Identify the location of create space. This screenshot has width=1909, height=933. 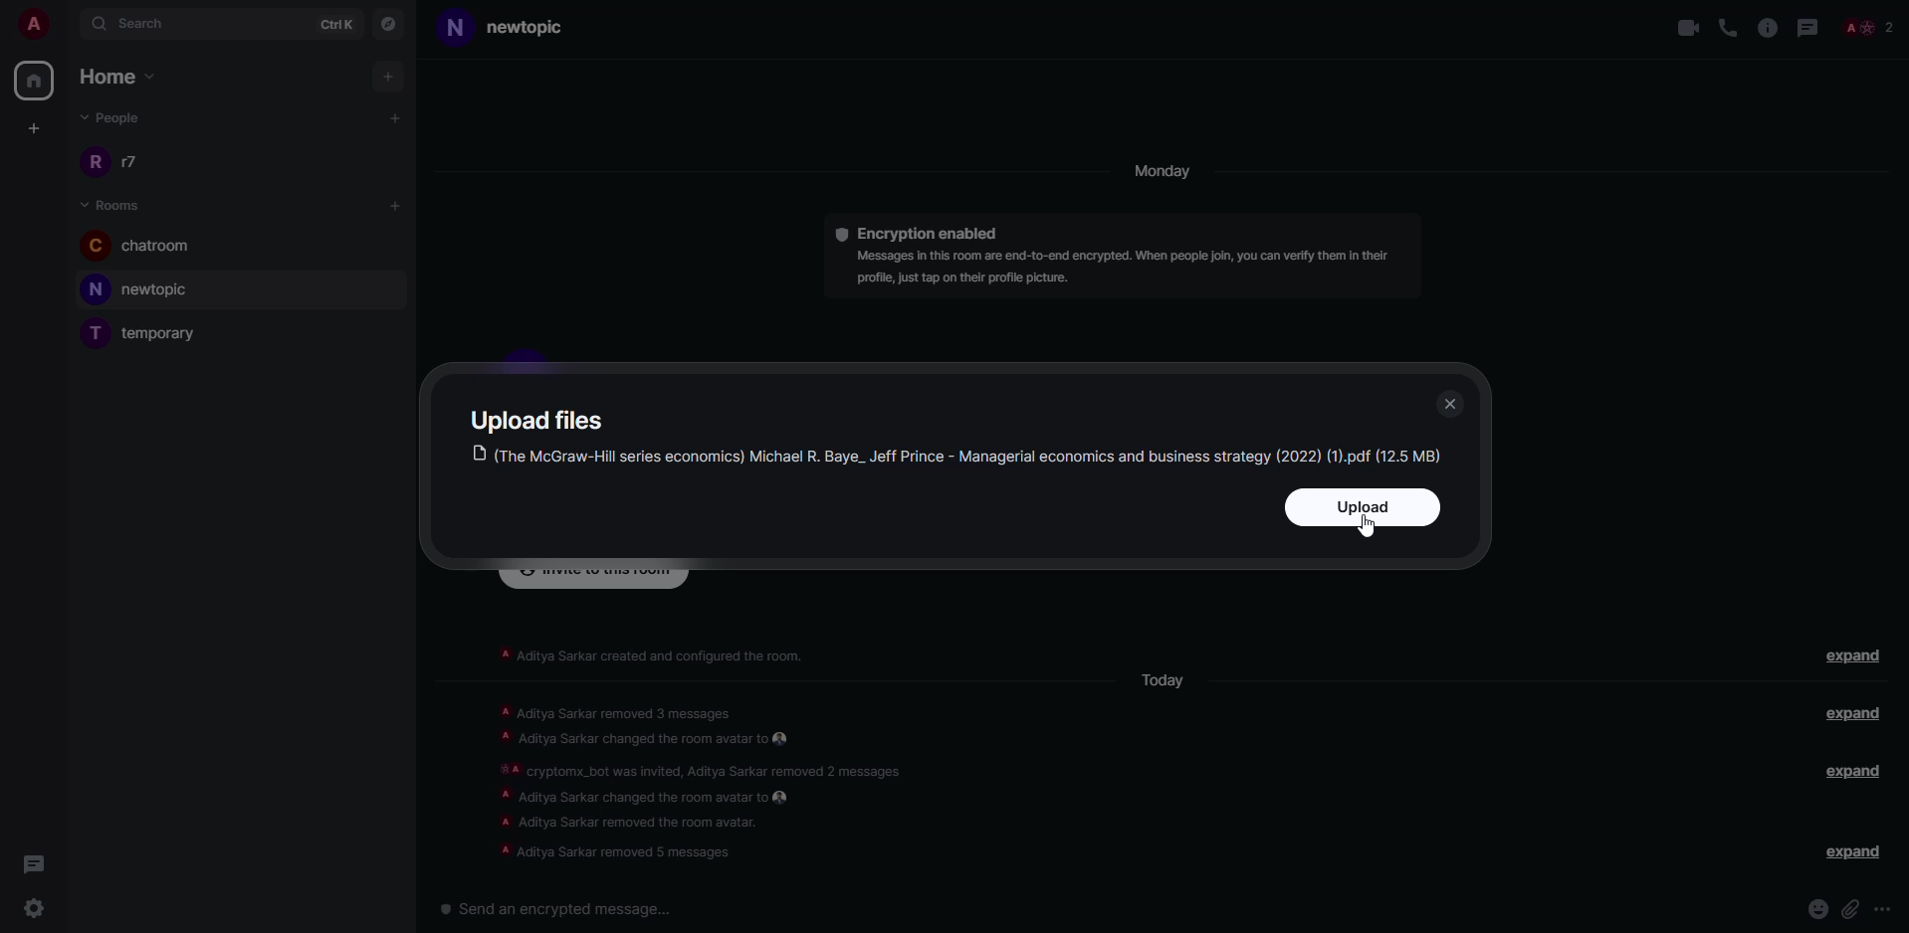
(34, 126).